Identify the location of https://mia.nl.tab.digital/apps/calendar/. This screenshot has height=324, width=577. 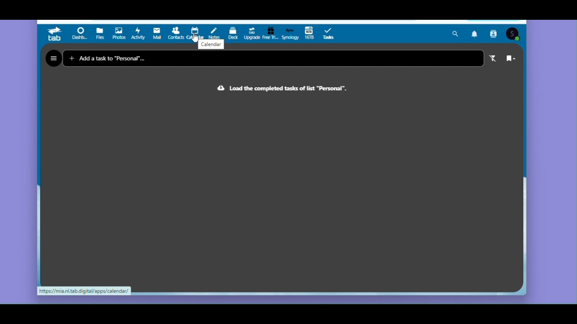
(84, 292).